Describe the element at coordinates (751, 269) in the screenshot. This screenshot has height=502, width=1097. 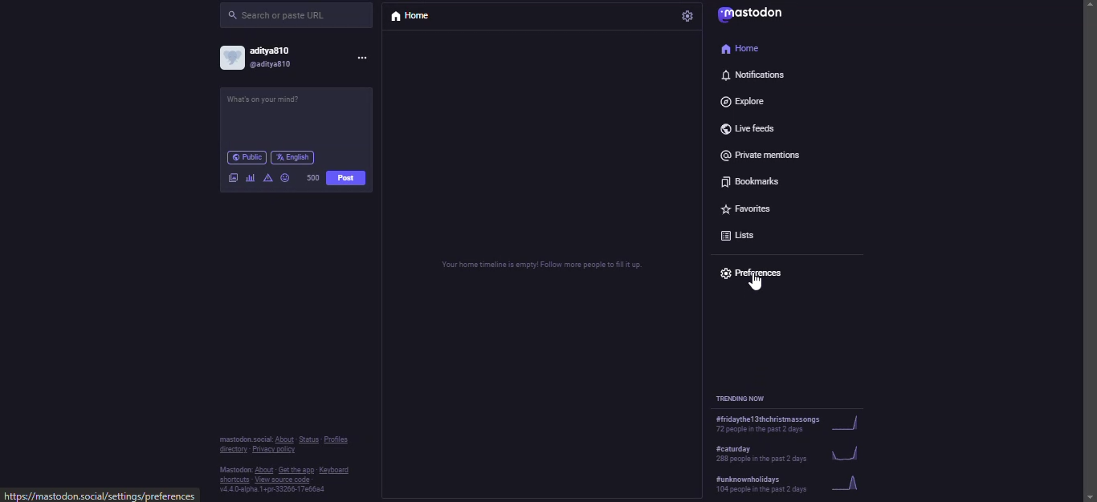
I see `preferences` at that location.